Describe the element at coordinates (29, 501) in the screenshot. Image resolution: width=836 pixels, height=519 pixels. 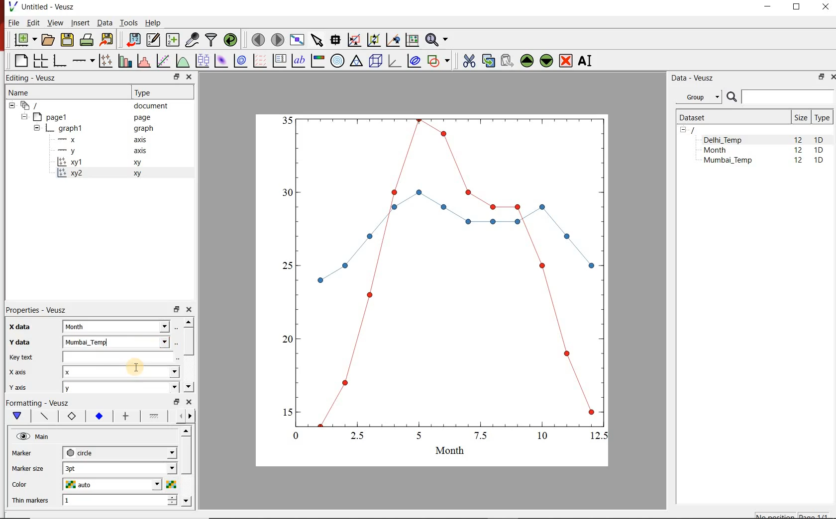
I see `Thin markers` at that location.